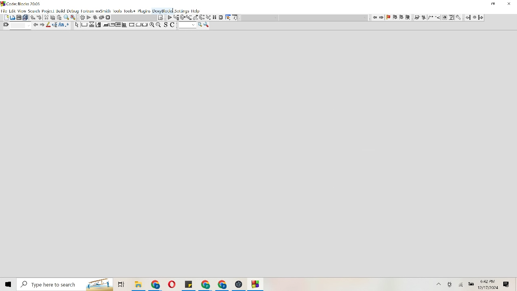 Image resolution: width=517 pixels, height=291 pixels. Describe the element at coordinates (108, 17) in the screenshot. I see `Cancel` at that location.